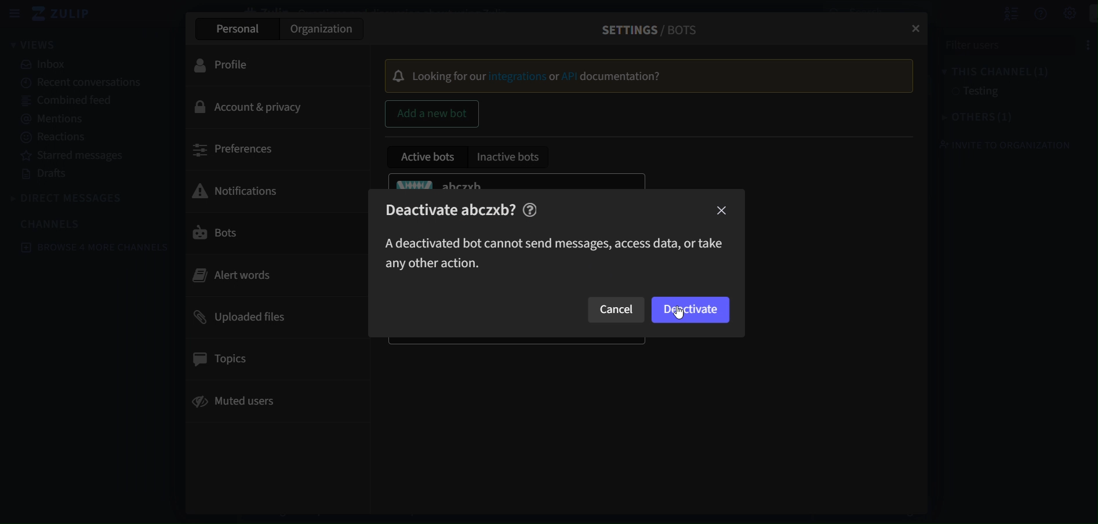 The width and height of the screenshot is (1098, 524). I want to click on account & privacy, so click(250, 105).